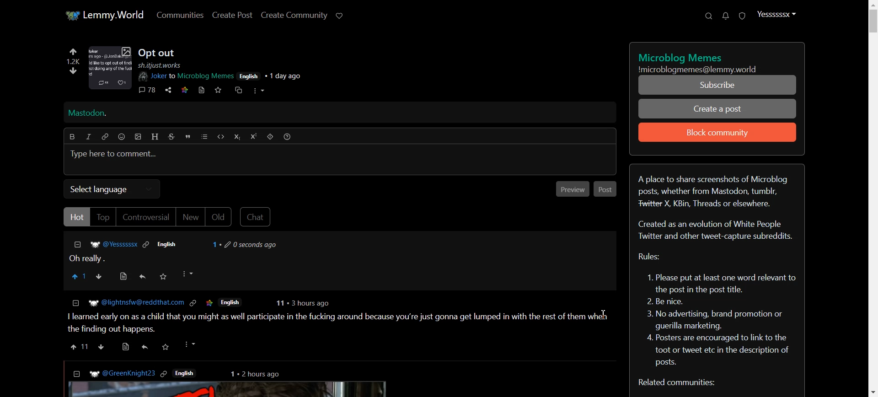 This screenshot has width=878, height=397. Describe the element at coordinates (776, 14) in the screenshot. I see `Profile` at that location.